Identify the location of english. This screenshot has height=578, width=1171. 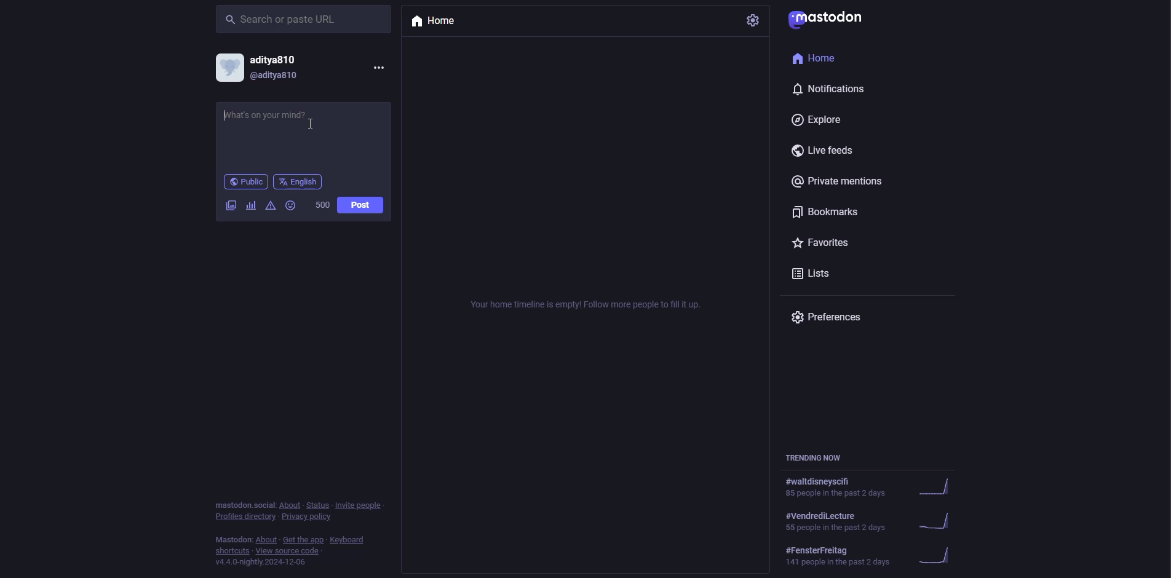
(298, 181).